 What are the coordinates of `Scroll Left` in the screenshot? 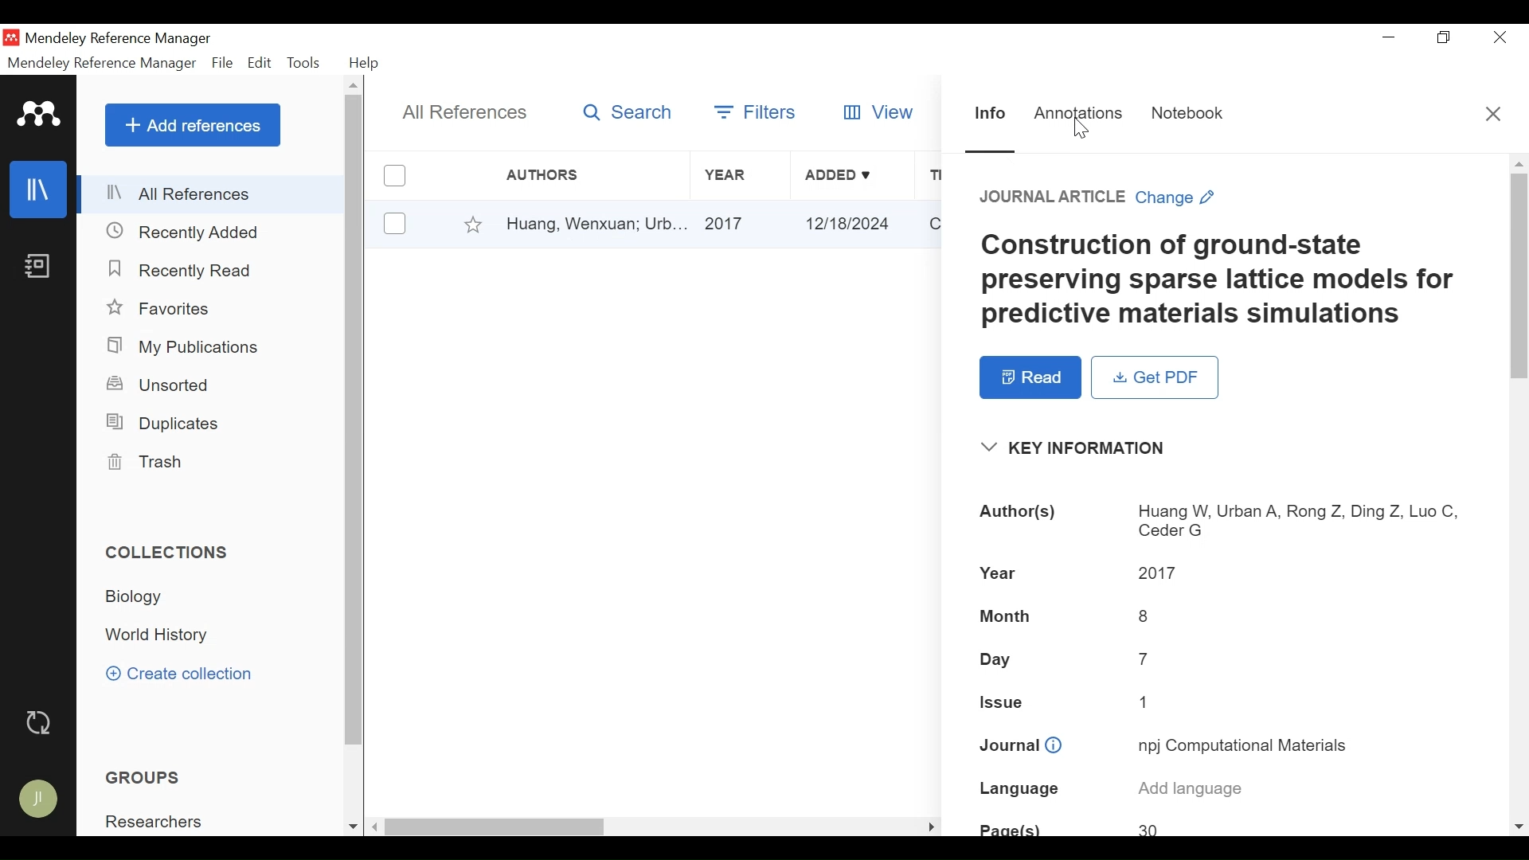 It's located at (374, 827).